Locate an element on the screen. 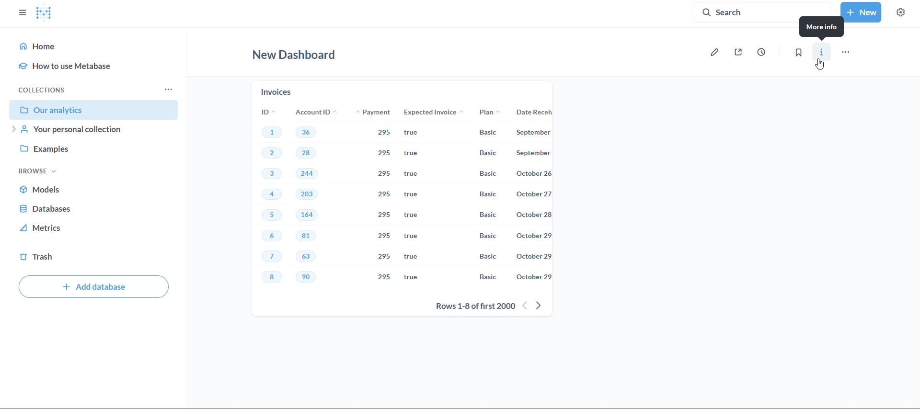 The width and height of the screenshot is (920, 409). sharing is located at coordinates (739, 53).